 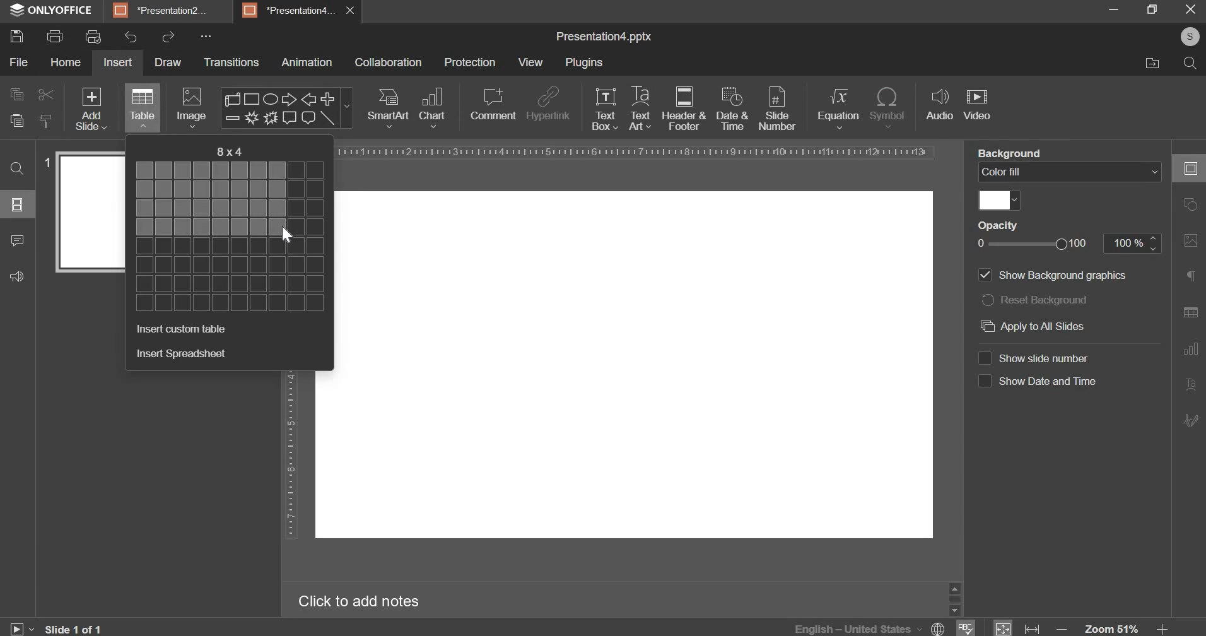 I want to click on text art, so click(x=1192, y=384).